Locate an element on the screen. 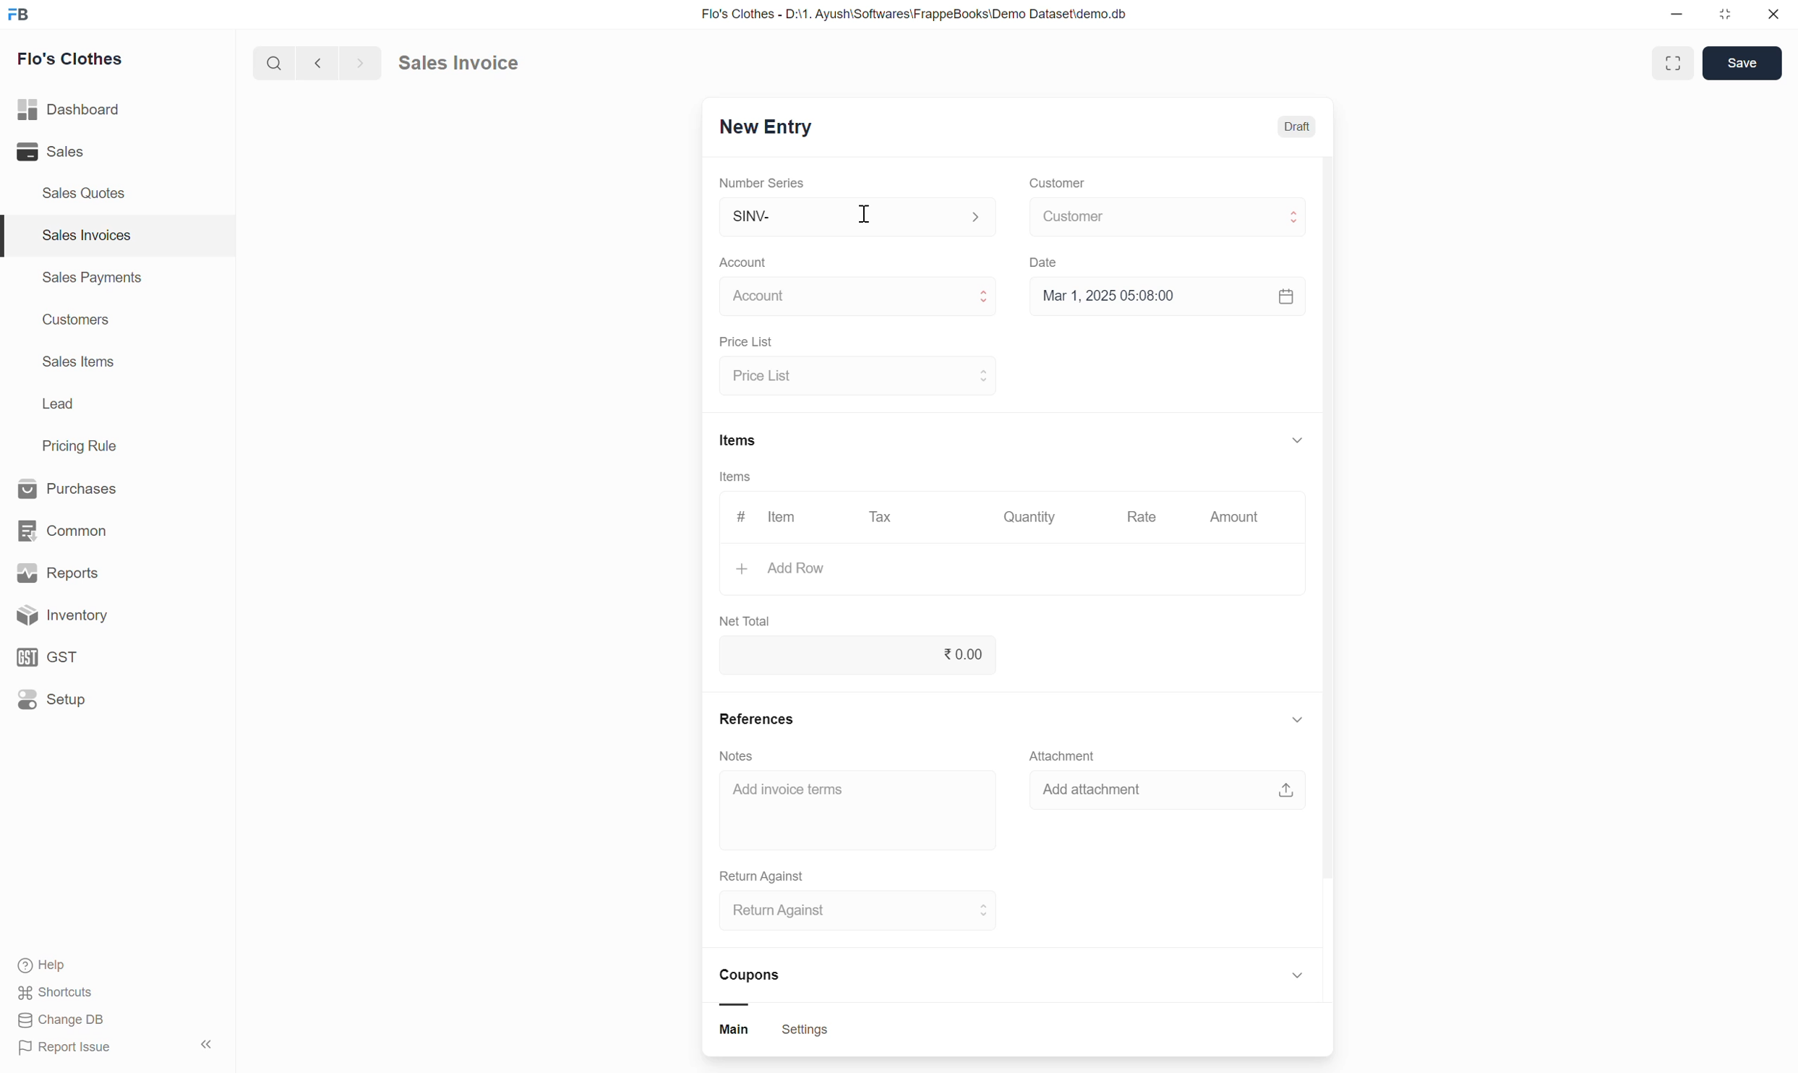 This screenshot has height=1073, width=1798. Notes is located at coordinates (737, 755).